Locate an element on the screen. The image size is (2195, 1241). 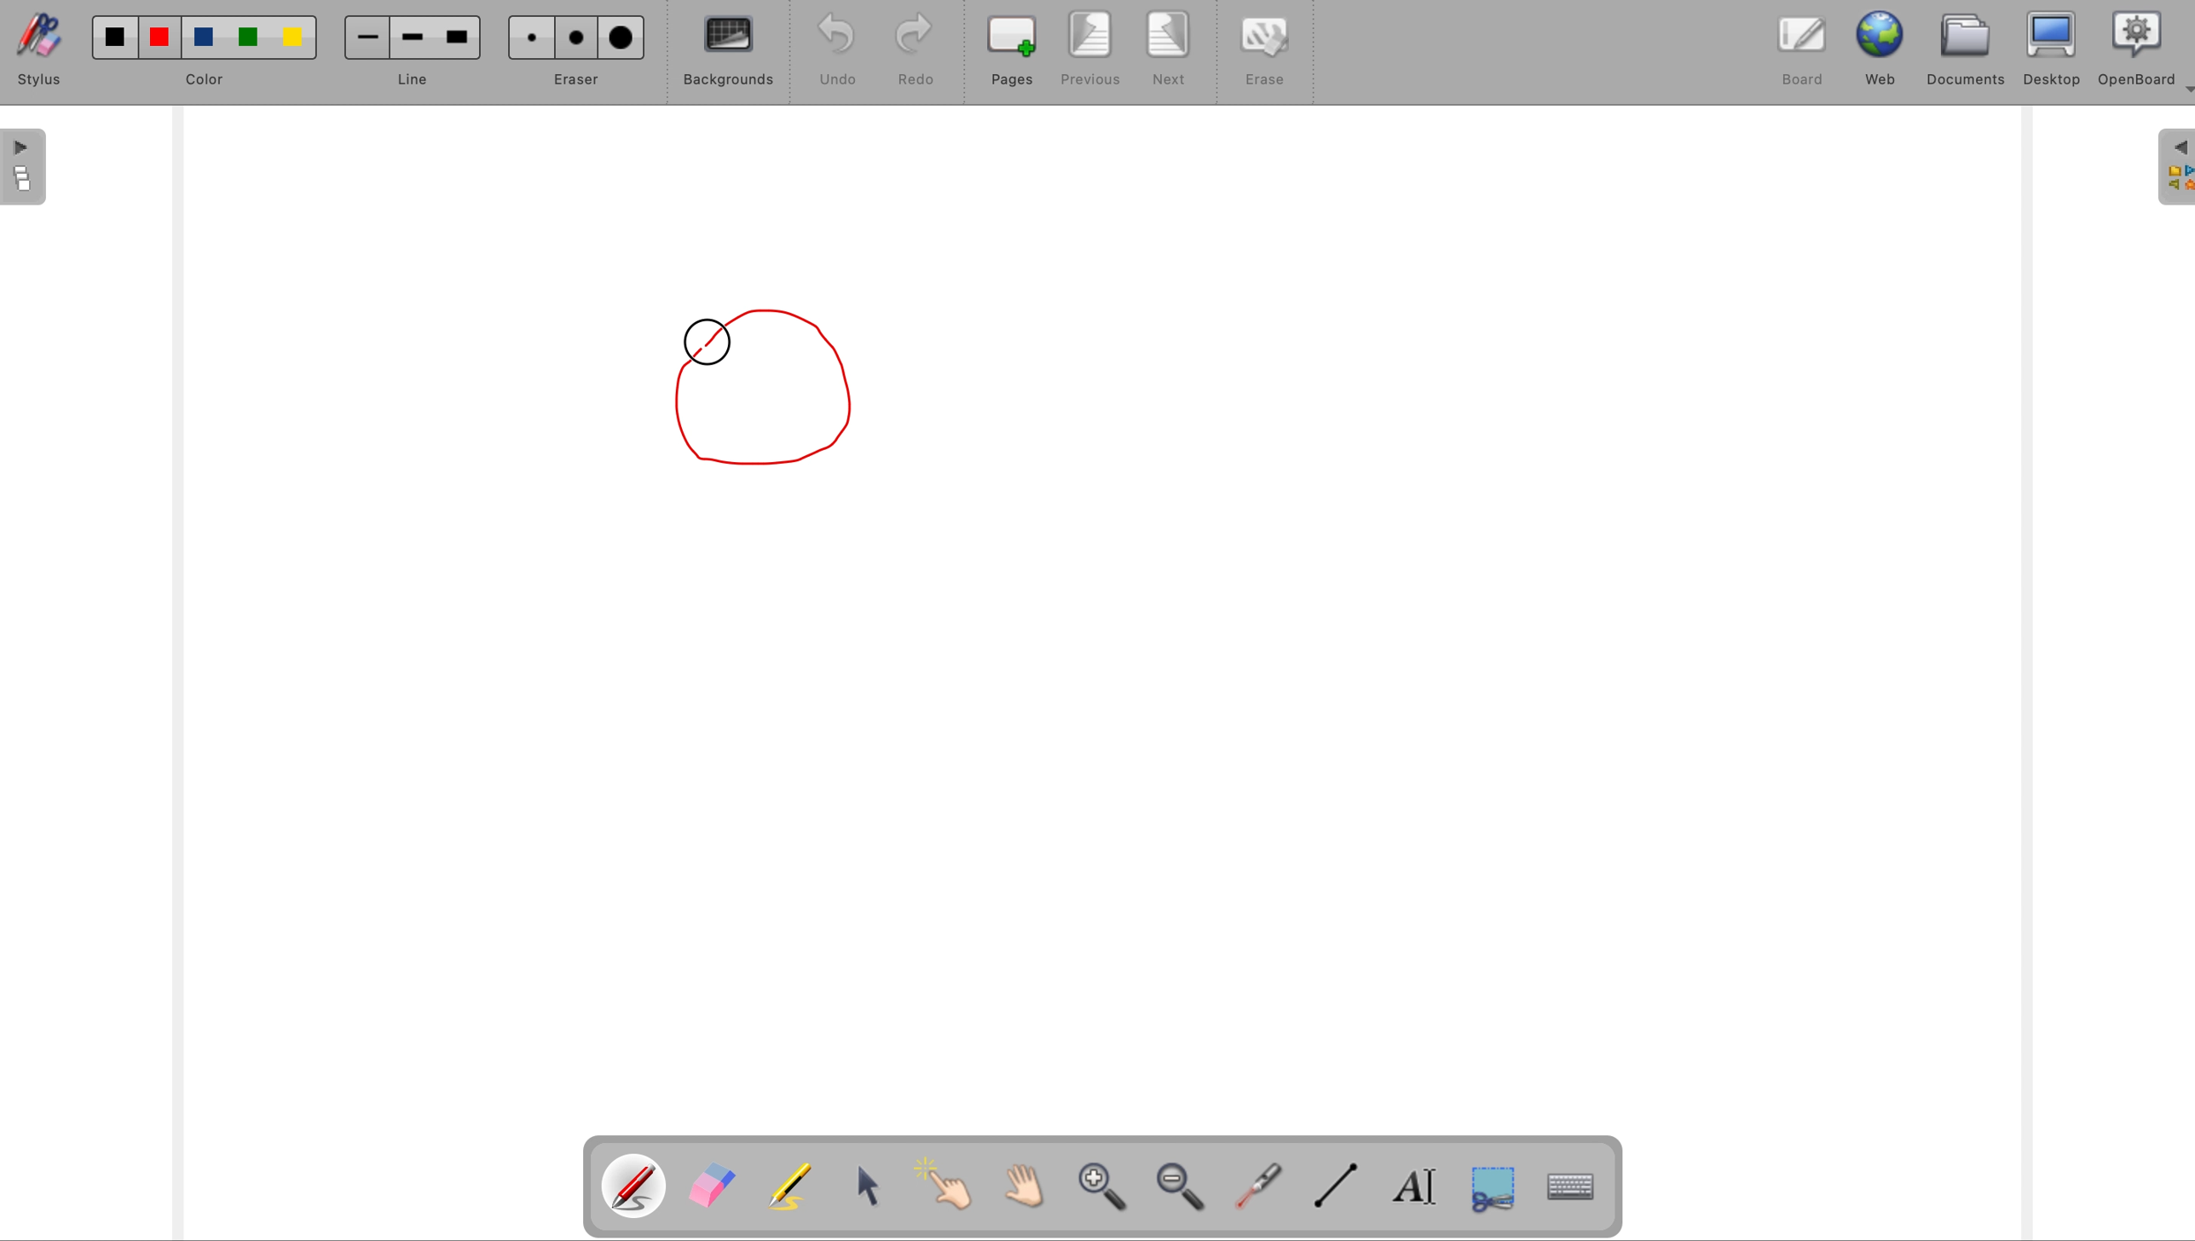
draw lines is located at coordinates (1341, 1192).